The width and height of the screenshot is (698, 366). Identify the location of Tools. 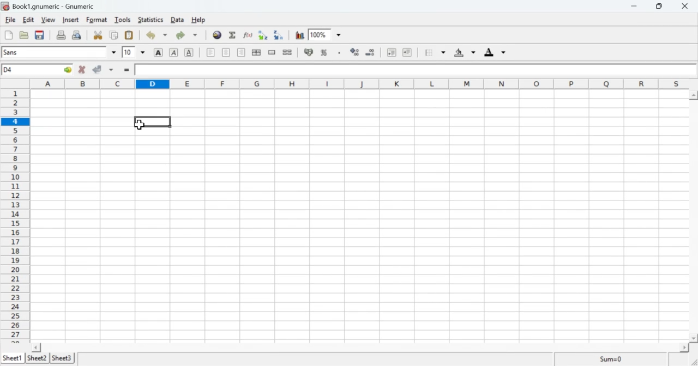
(123, 20).